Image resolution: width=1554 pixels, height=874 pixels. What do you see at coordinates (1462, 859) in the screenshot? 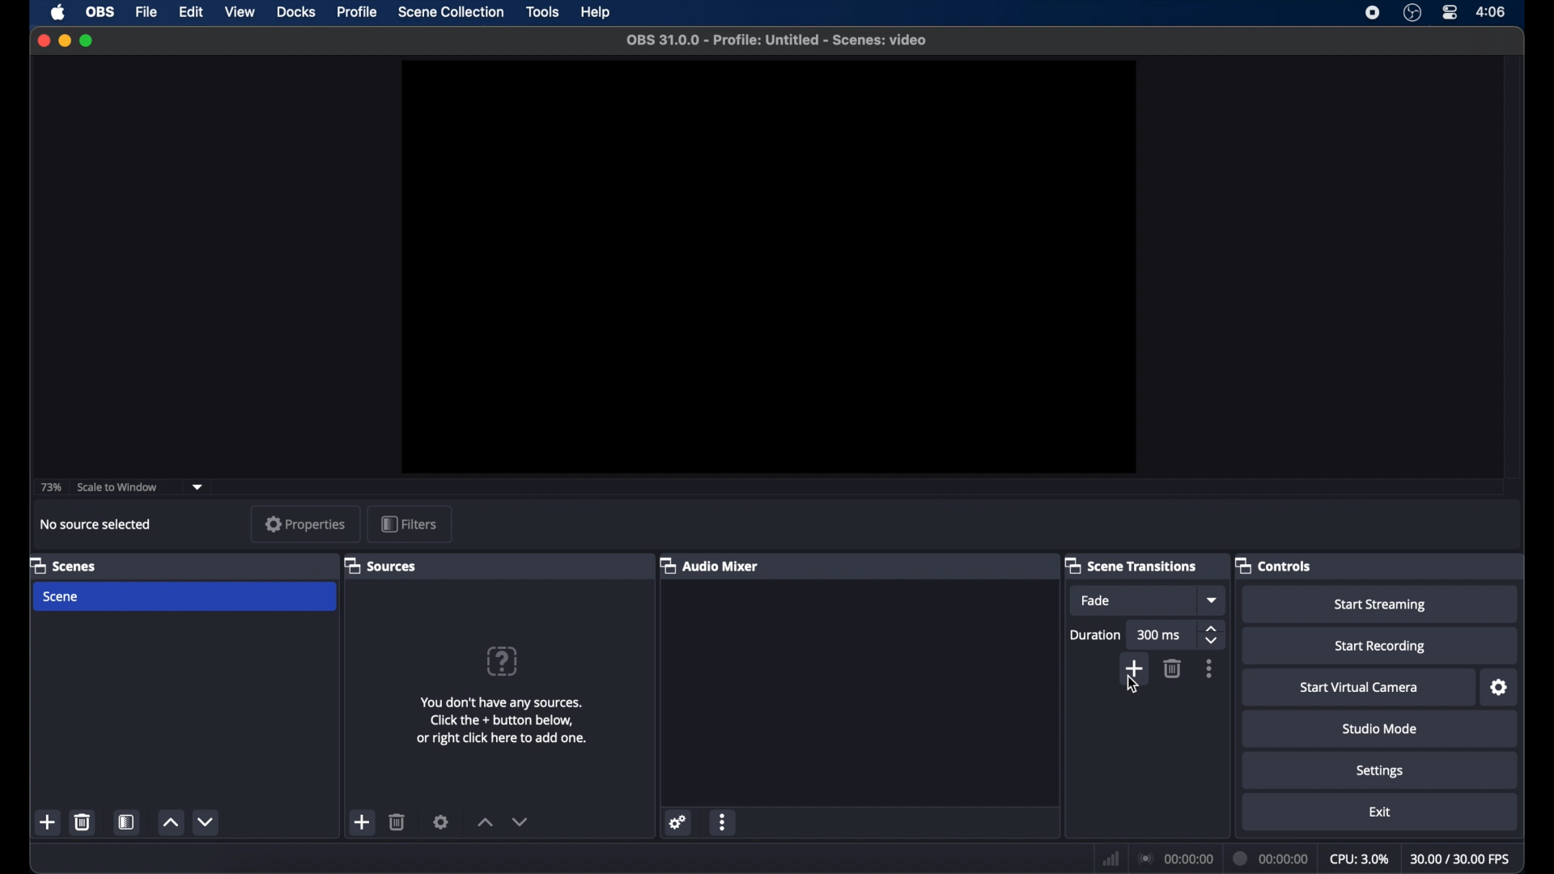
I see `fps` at bounding box center [1462, 859].